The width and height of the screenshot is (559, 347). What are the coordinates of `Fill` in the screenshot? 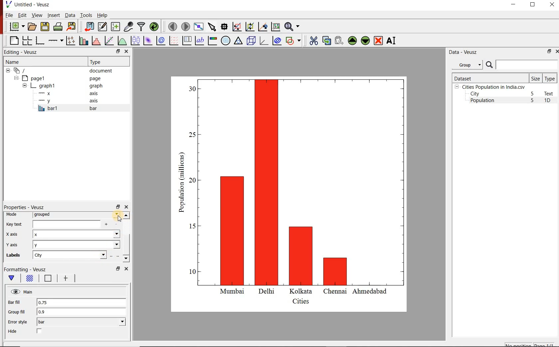 It's located at (29, 279).